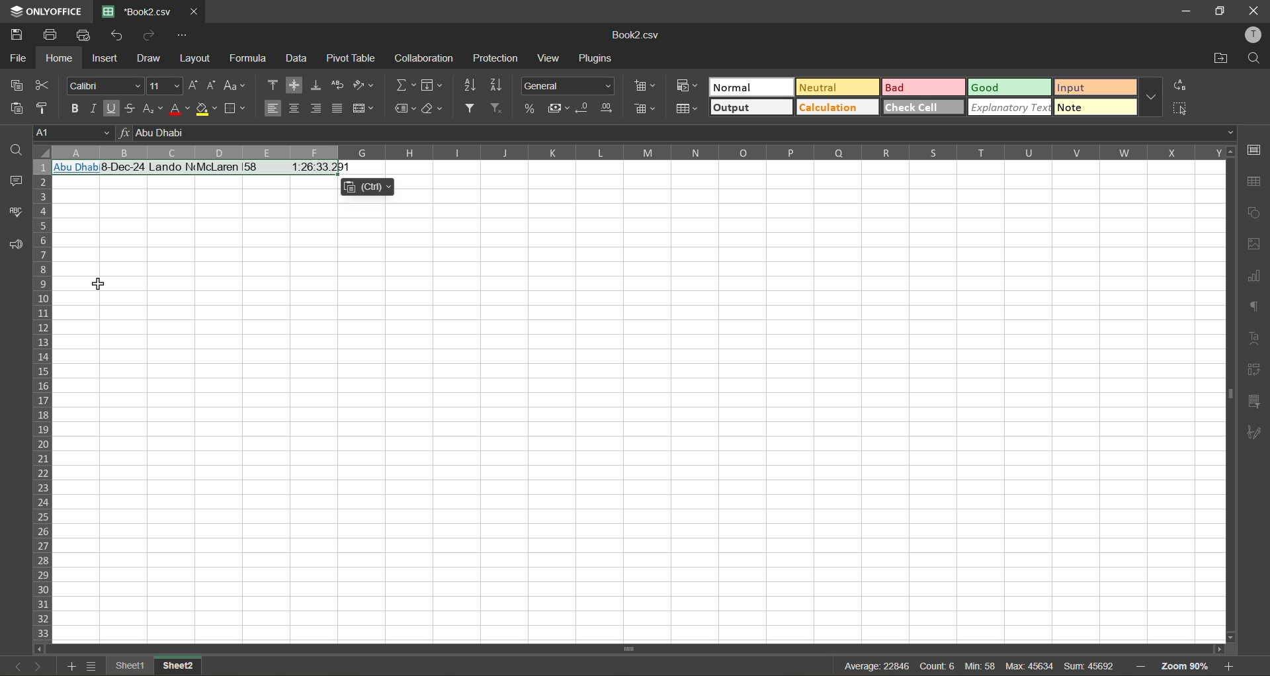 The width and height of the screenshot is (1270, 676). Describe the element at coordinates (207, 108) in the screenshot. I see `fill color` at that location.